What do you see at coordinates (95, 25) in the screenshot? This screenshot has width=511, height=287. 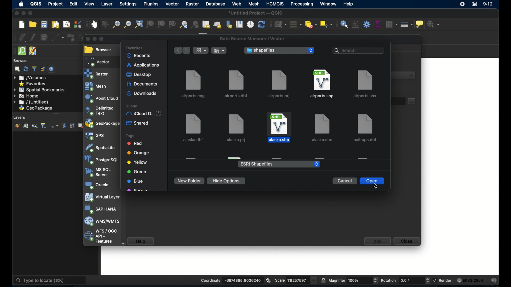 I see `pan map` at bounding box center [95, 25].